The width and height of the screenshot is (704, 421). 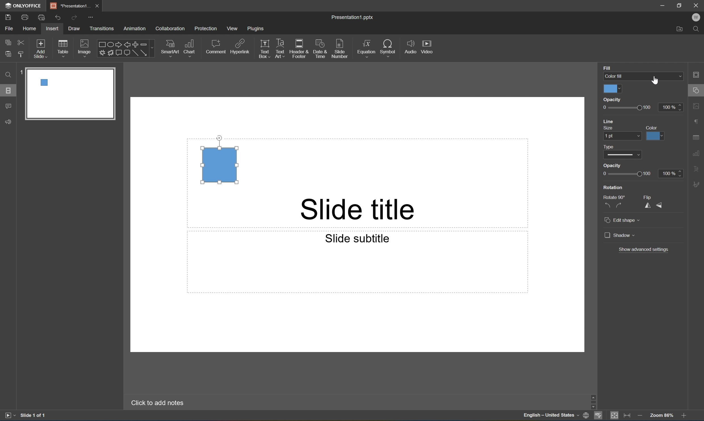 What do you see at coordinates (637, 136) in the screenshot?
I see `Drop Down` at bounding box center [637, 136].